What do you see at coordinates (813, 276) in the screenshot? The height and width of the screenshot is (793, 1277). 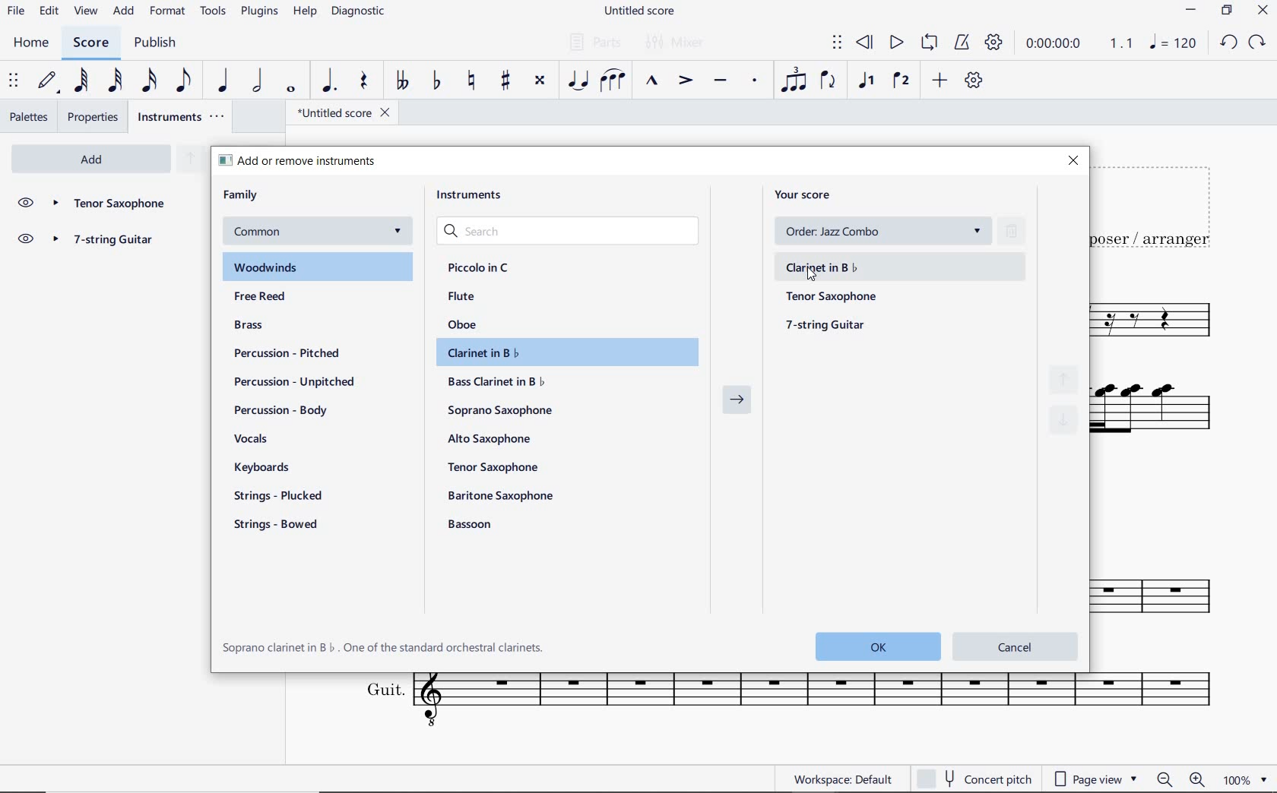 I see `cursor` at bounding box center [813, 276].